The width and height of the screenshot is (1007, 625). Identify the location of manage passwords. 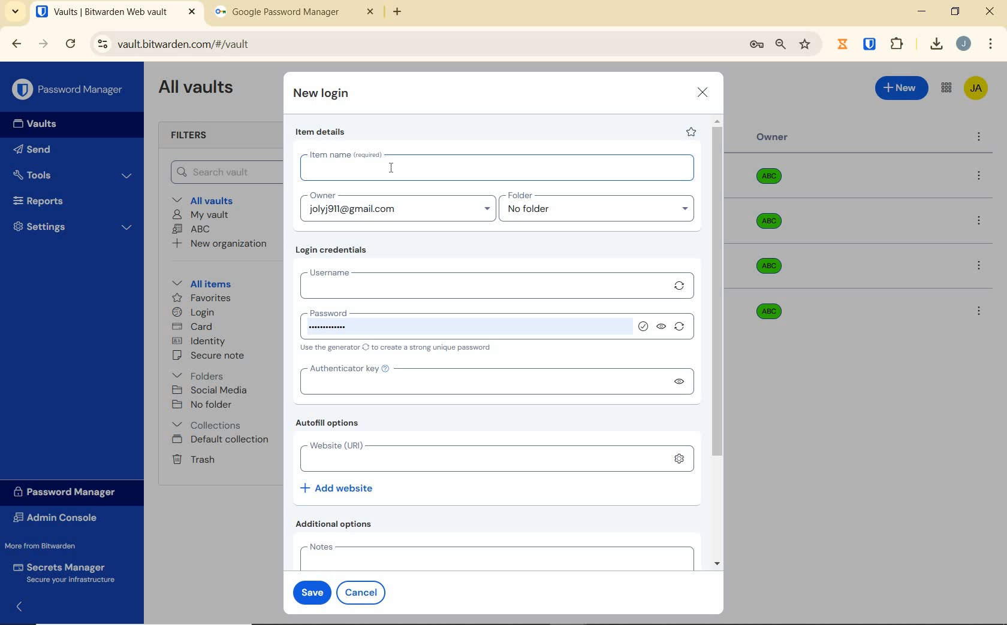
(756, 45).